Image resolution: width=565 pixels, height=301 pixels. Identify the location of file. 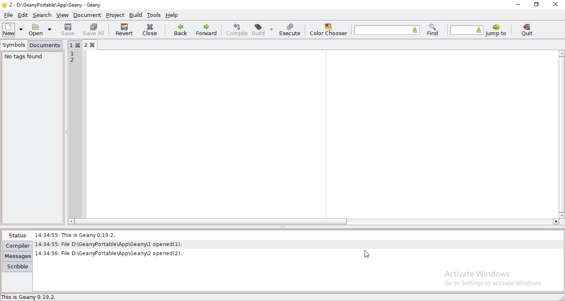
(9, 14).